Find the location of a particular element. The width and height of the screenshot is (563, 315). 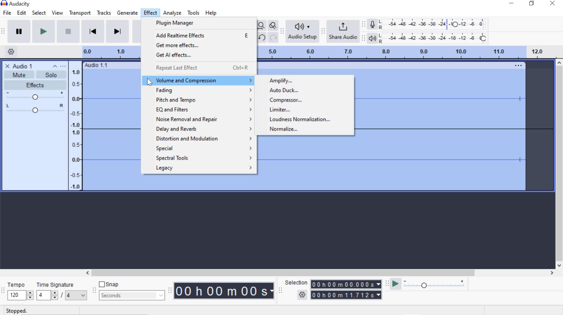

Auto Duck is located at coordinates (286, 90).